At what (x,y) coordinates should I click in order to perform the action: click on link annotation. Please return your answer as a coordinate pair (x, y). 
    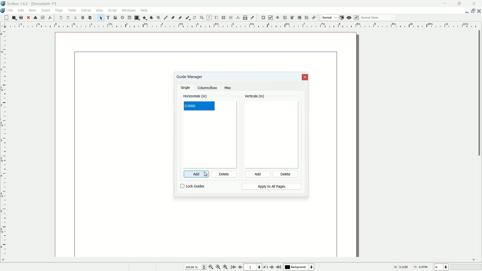
    Looking at the image, I should click on (313, 18).